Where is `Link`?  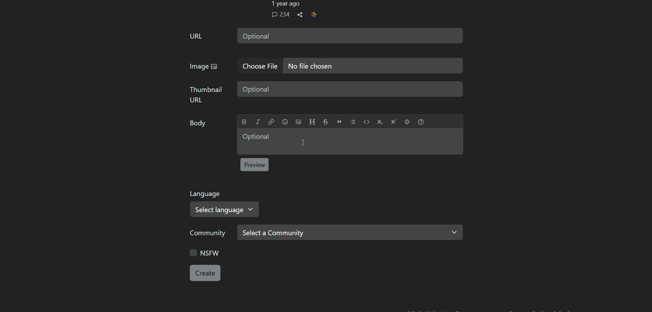
Link is located at coordinates (314, 14).